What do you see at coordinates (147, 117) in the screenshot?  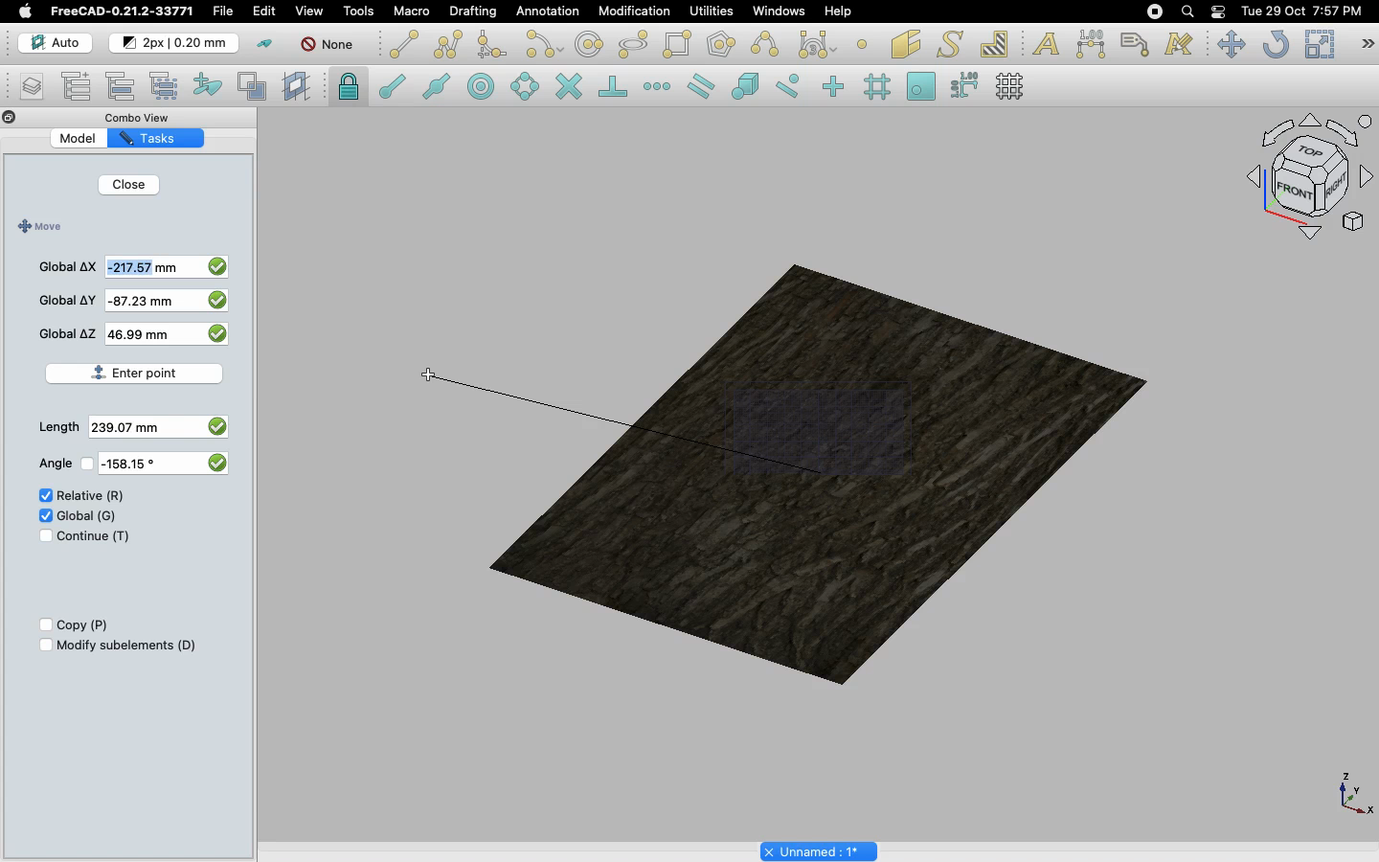 I see `Combo view` at bounding box center [147, 117].